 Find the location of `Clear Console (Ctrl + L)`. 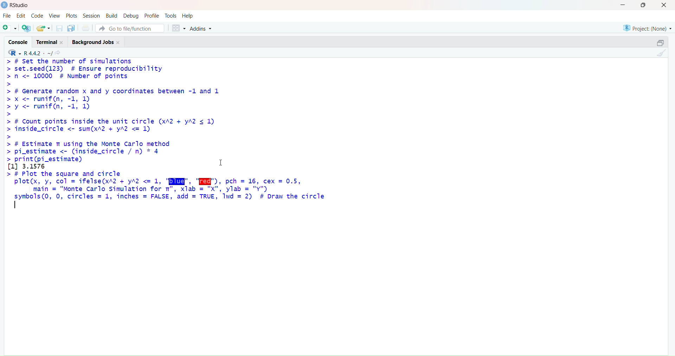

Clear Console (Ctrl + L) is located at coordinates (662, 56).